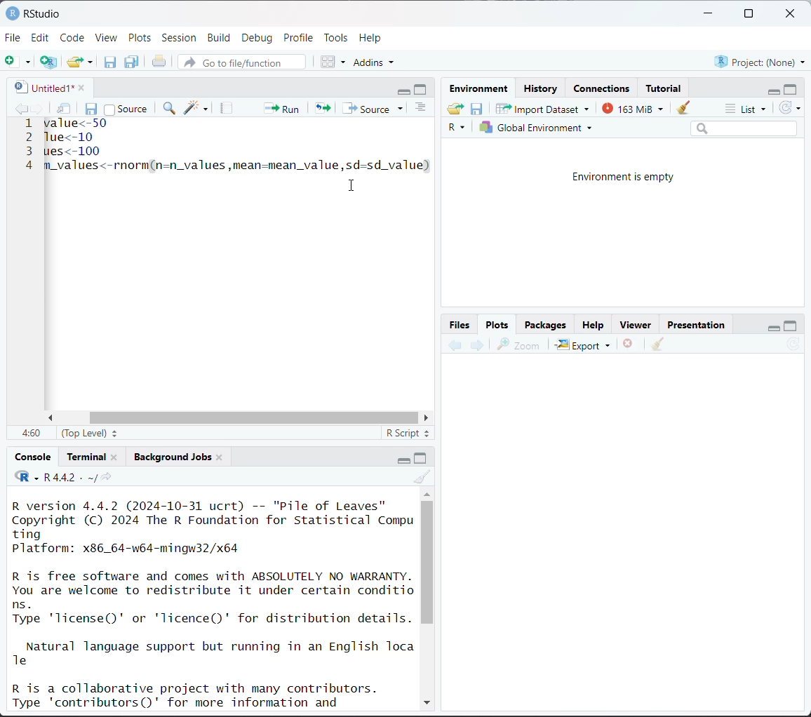 Image resolution: width=811 pixels, height=717 pixels. I want to click on Global environment, so click(537, 128).